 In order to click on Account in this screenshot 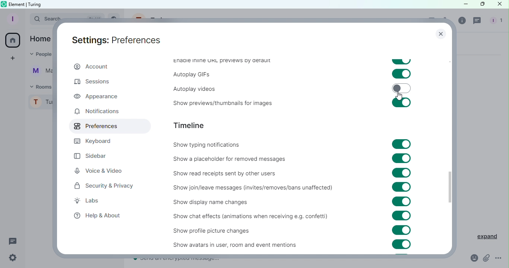, I will do `click(91, 67)`.